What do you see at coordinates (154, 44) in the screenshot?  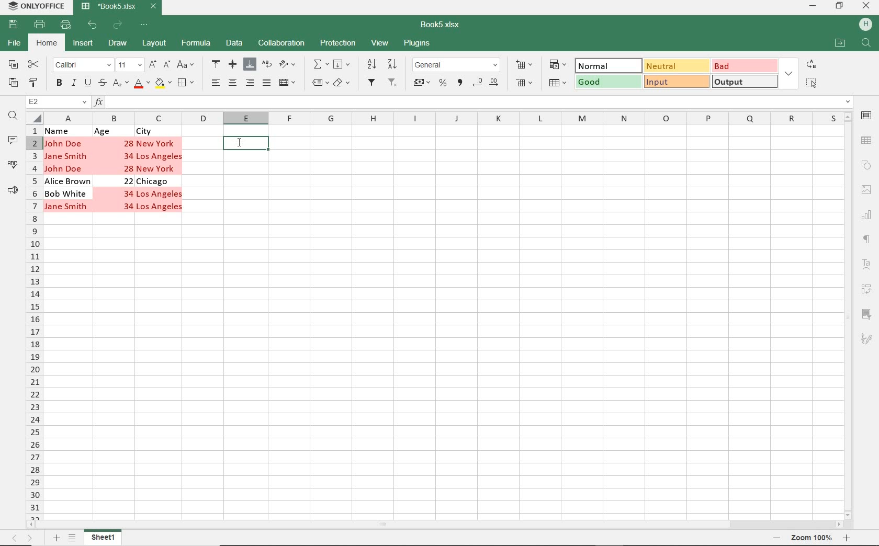 I see `LAYOUT` at bounding box center [154, 44].